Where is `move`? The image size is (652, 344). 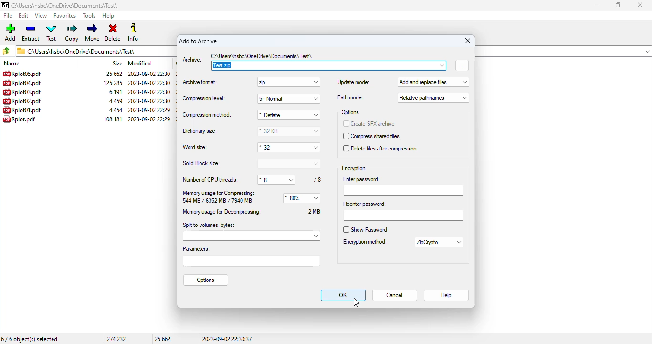 move is located at coordinates (93, 32).